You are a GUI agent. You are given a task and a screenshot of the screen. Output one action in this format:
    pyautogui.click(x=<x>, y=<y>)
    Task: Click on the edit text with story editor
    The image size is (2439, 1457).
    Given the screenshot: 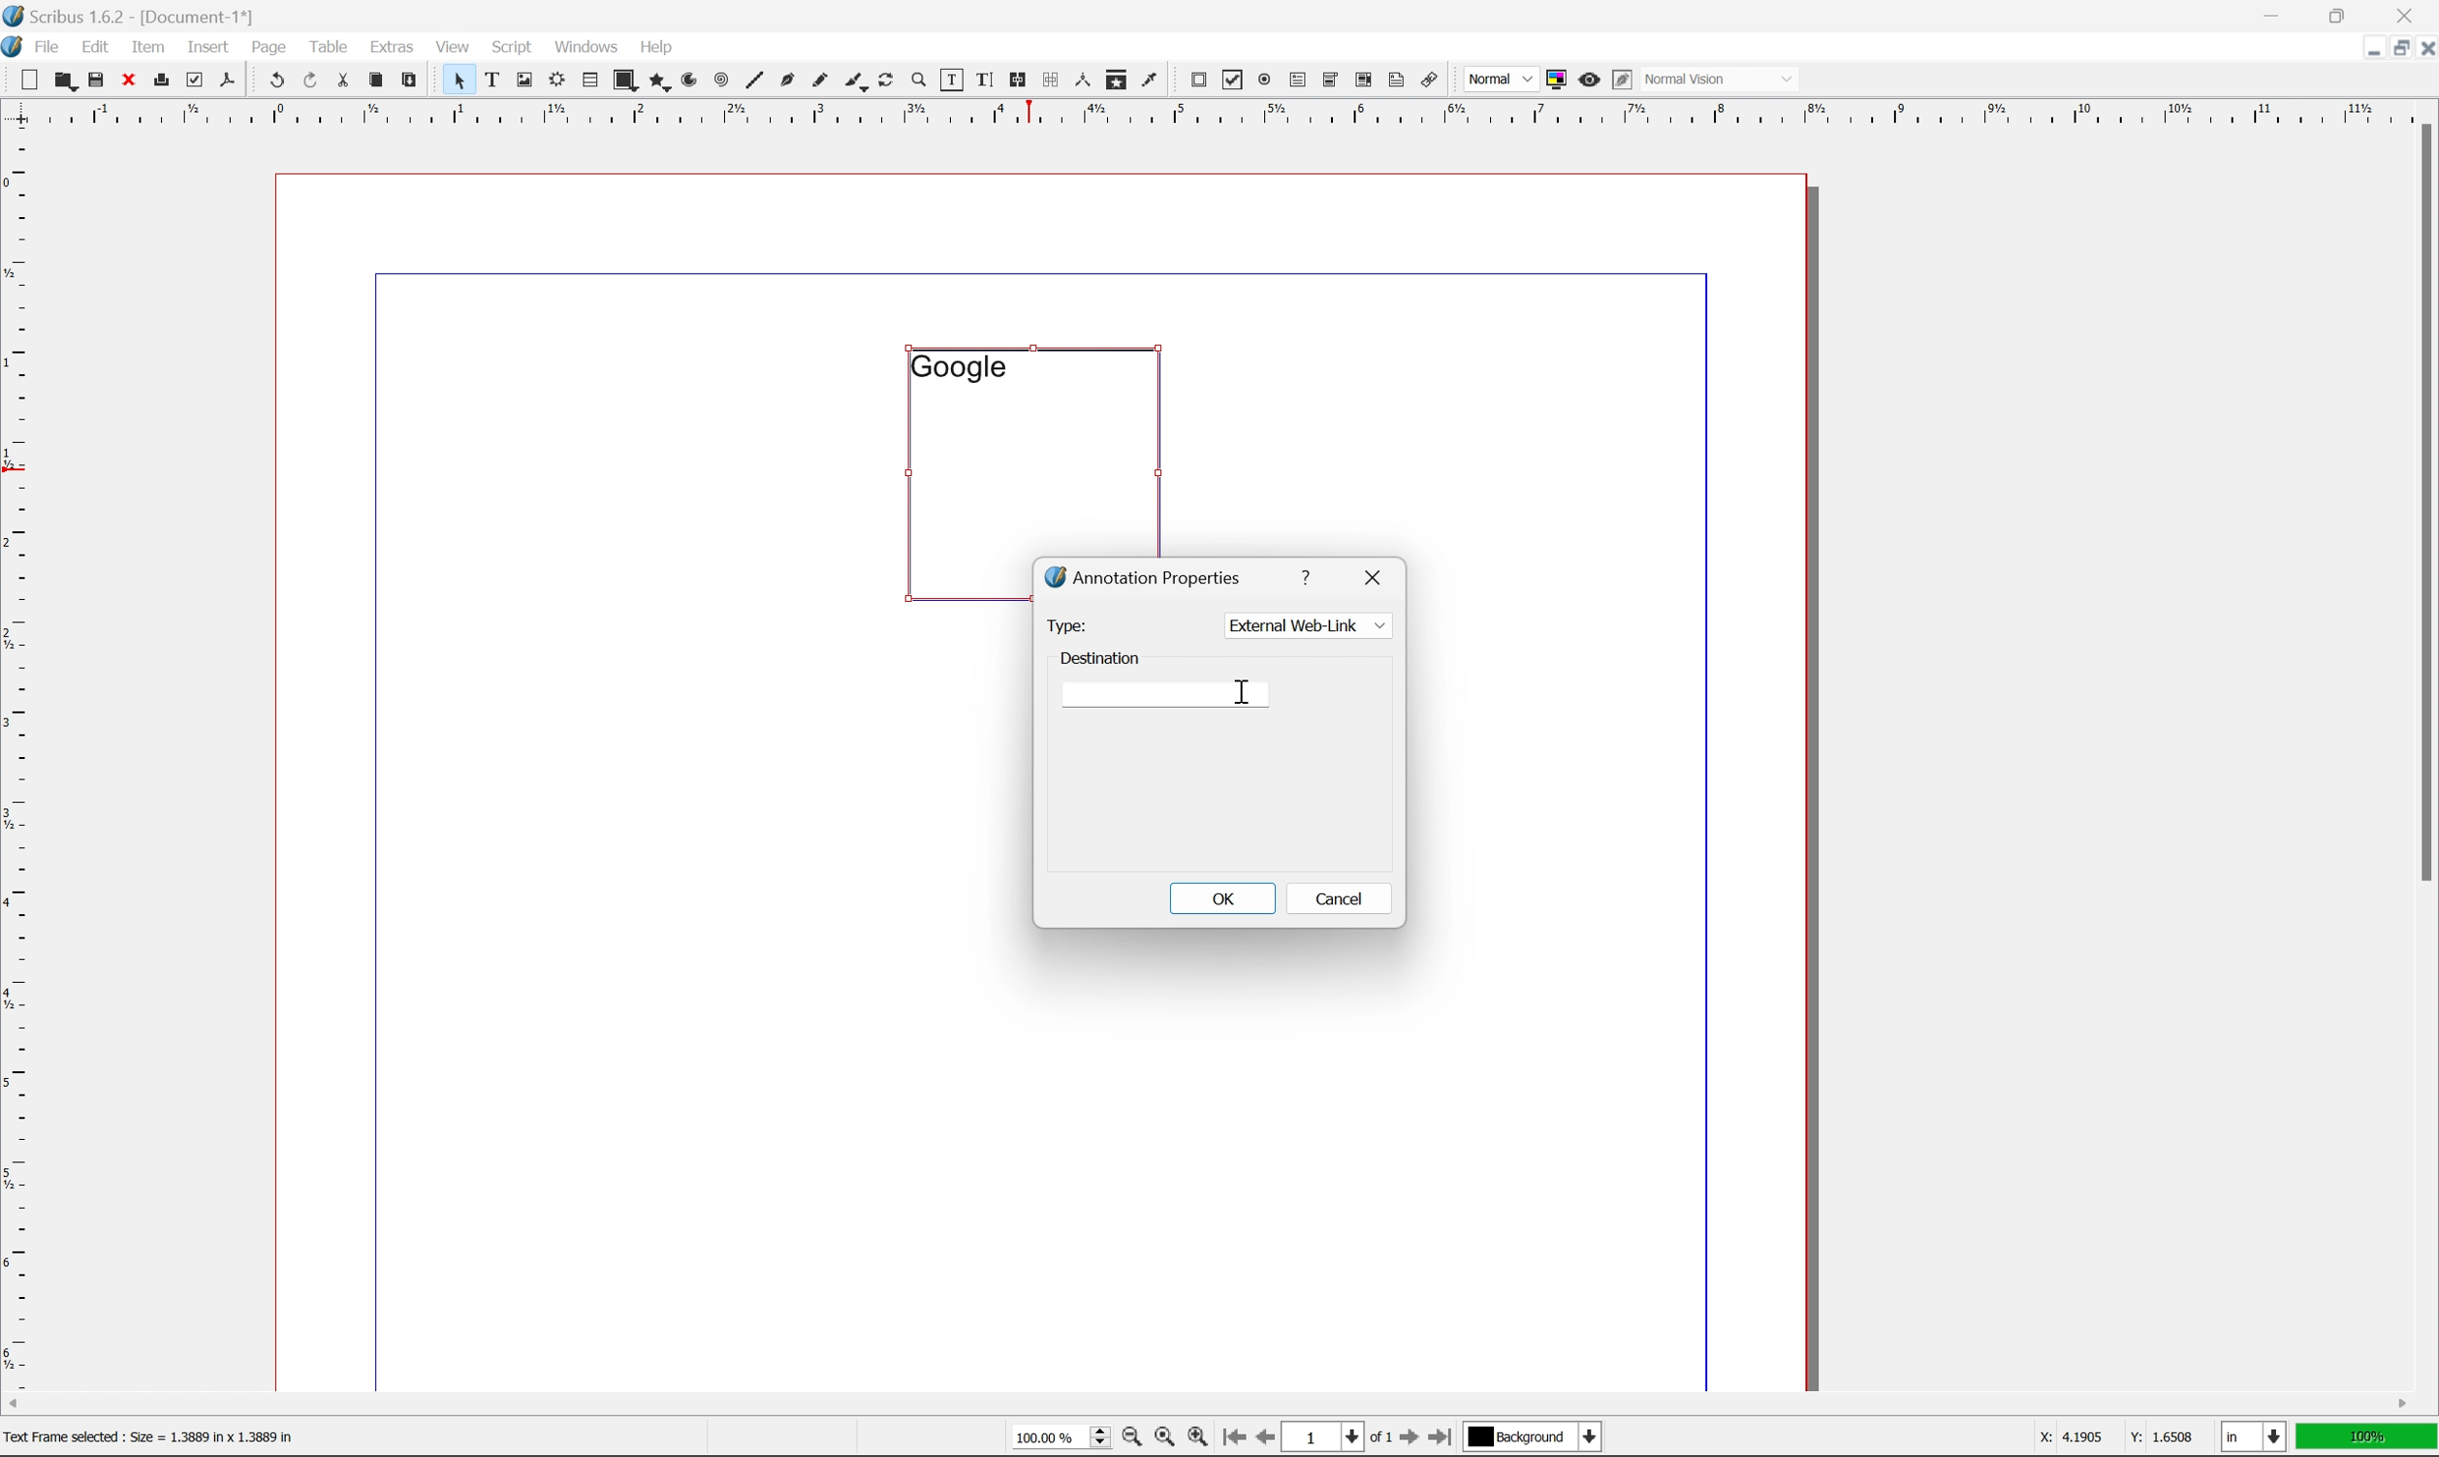 What is the action you would take?
    pyautogui.click(x=980, y=79)
    